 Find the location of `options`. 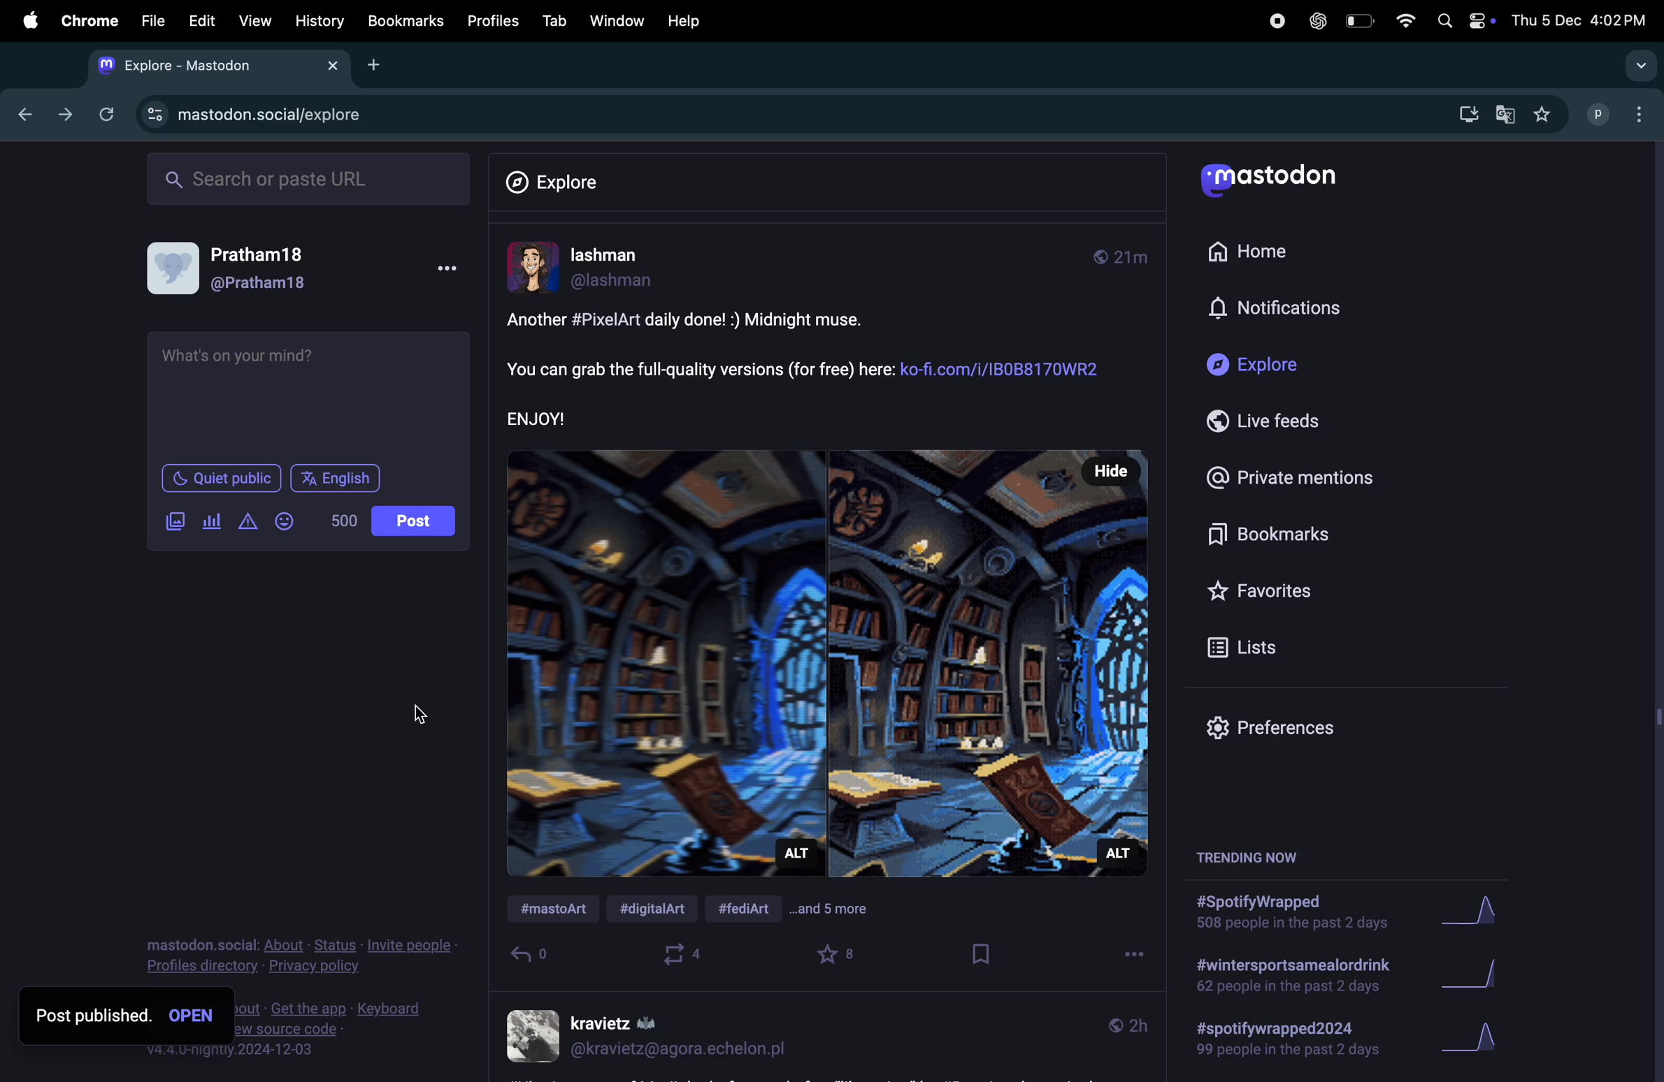

options is located at coordinates (452, 268).